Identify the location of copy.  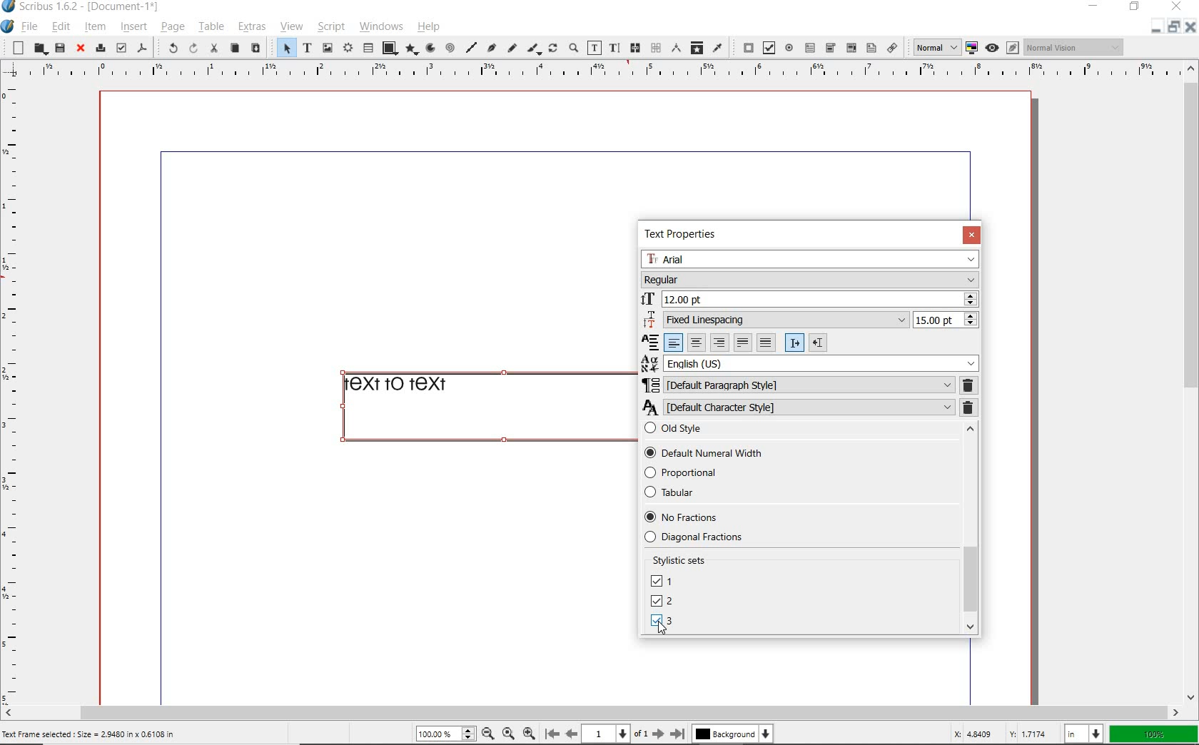
(234, 49).